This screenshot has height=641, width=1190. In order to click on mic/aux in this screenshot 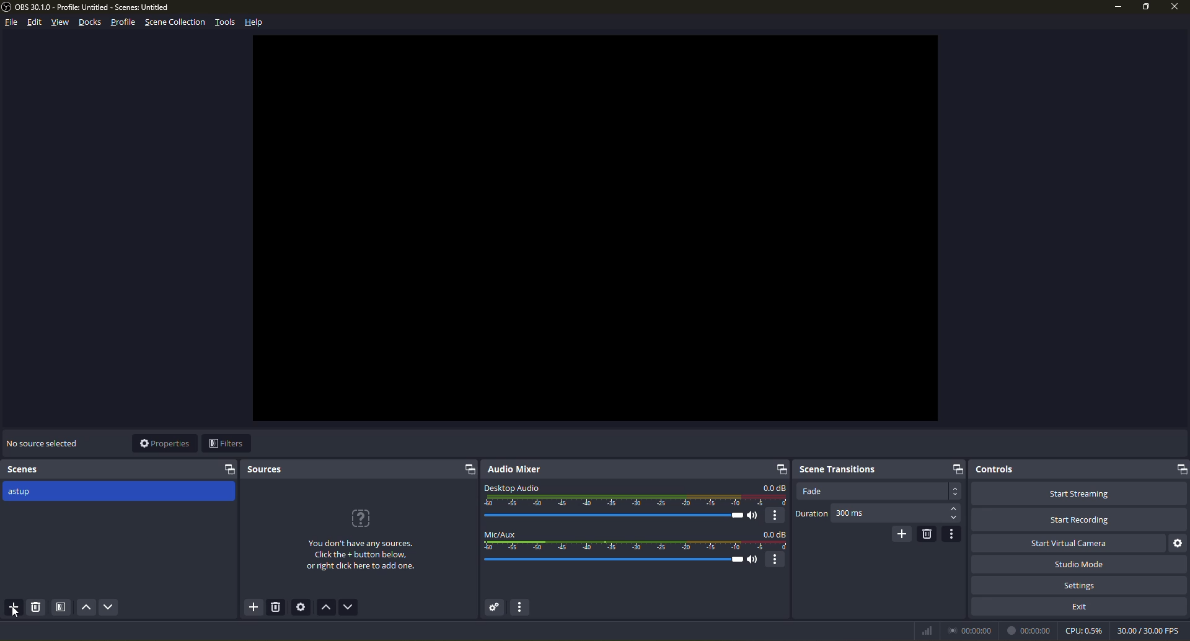, I will do `click(499, 534)`.